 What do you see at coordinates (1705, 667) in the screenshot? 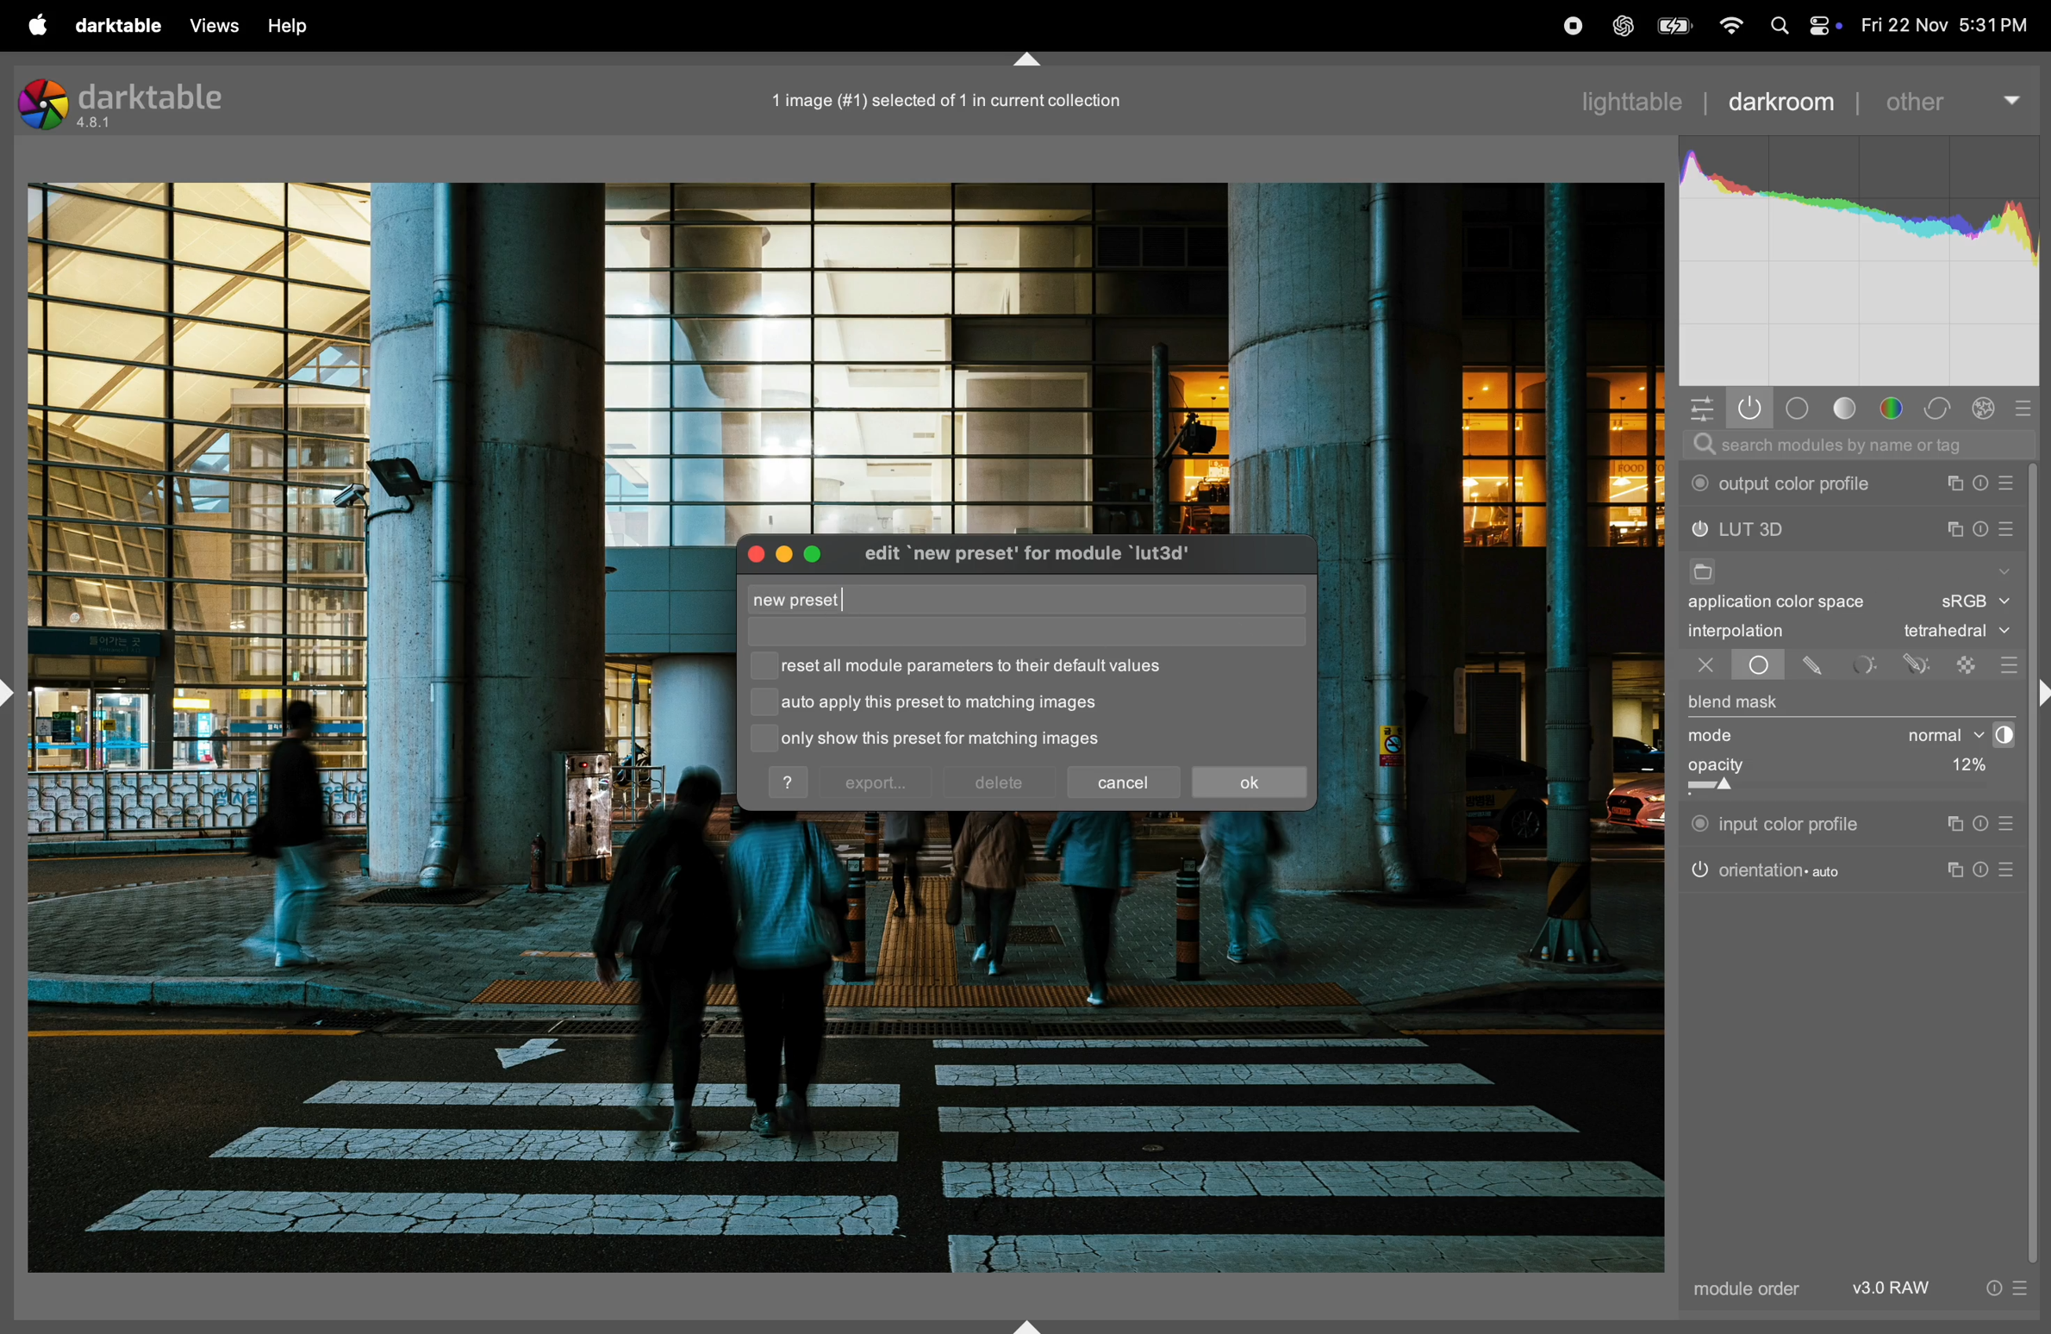
I see `off` at bounding box center [1705, 667].